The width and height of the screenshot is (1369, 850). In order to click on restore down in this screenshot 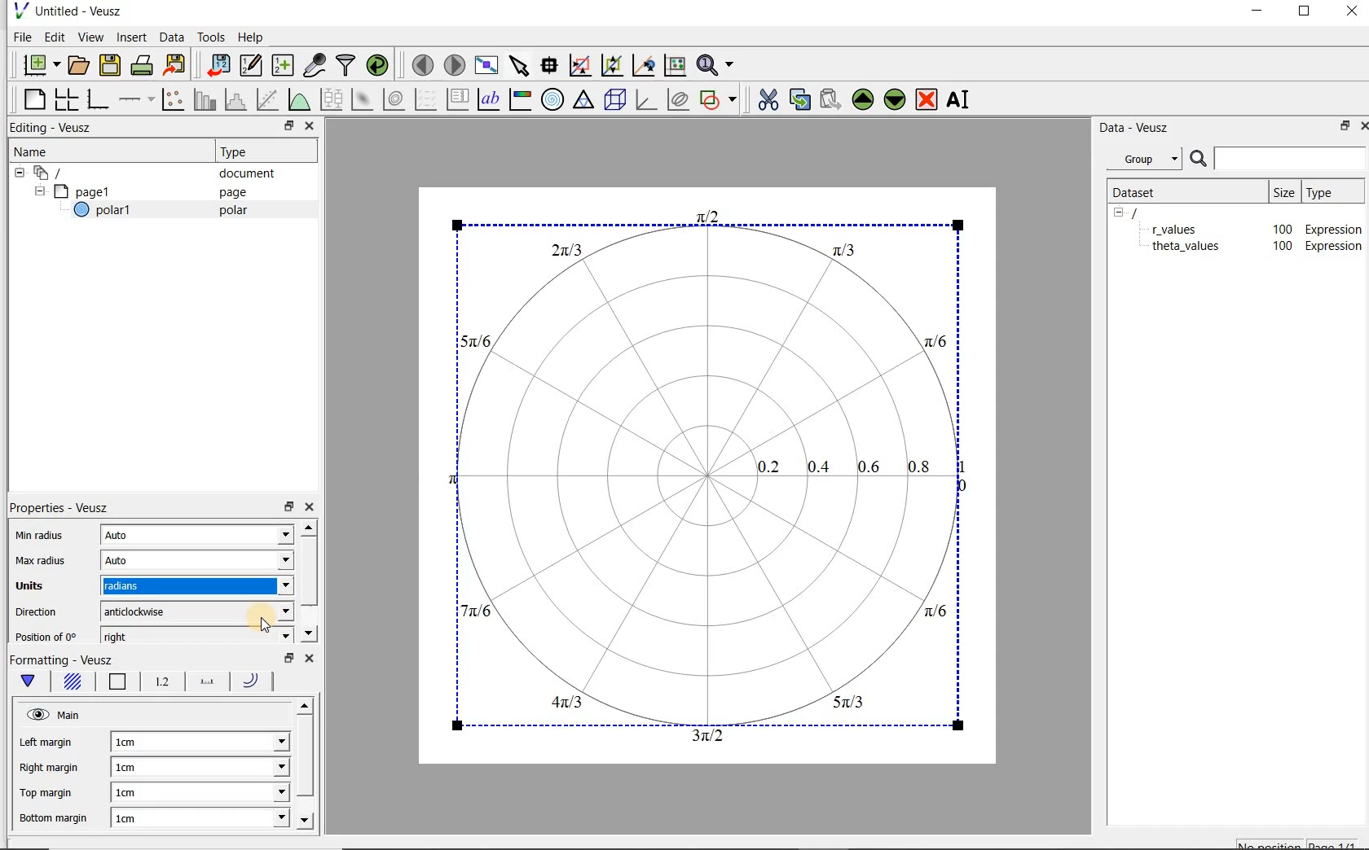, I will do `click(1340, 129)`.